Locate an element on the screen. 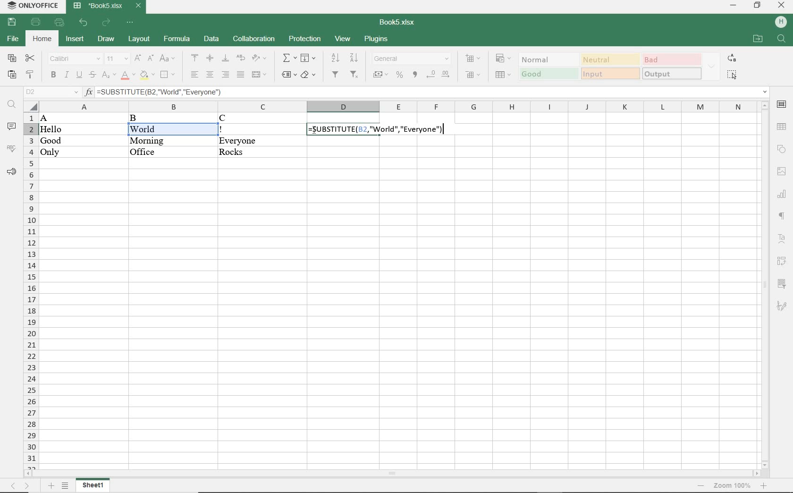 This screenshot has width=793, height=493. chart is located at coordinates (782, 193).